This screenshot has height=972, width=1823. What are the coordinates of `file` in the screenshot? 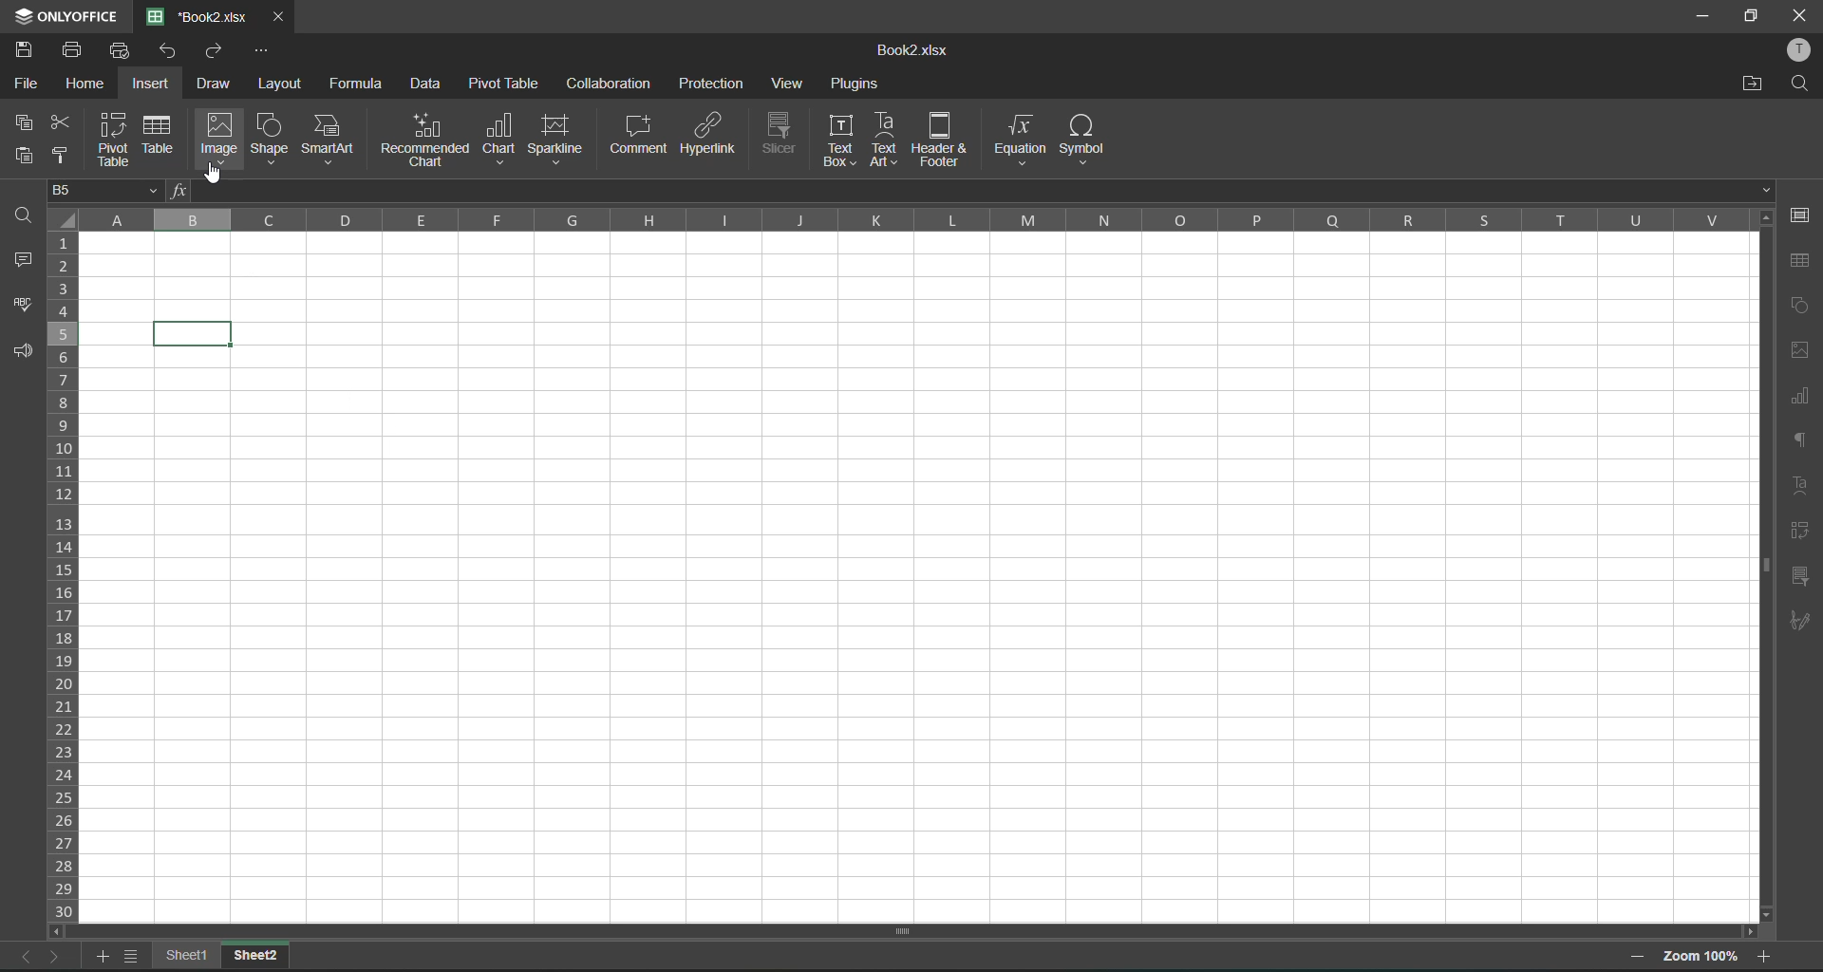 It's located at (24, 84).